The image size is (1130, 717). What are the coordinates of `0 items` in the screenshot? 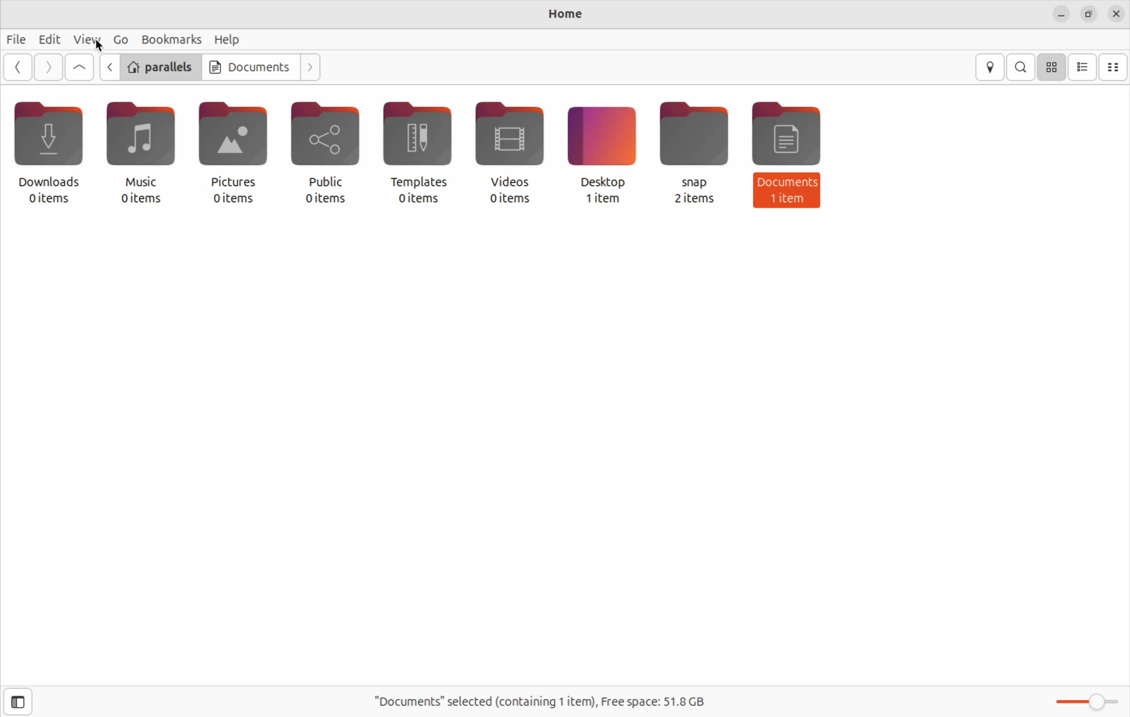 It's located at (418, 200).